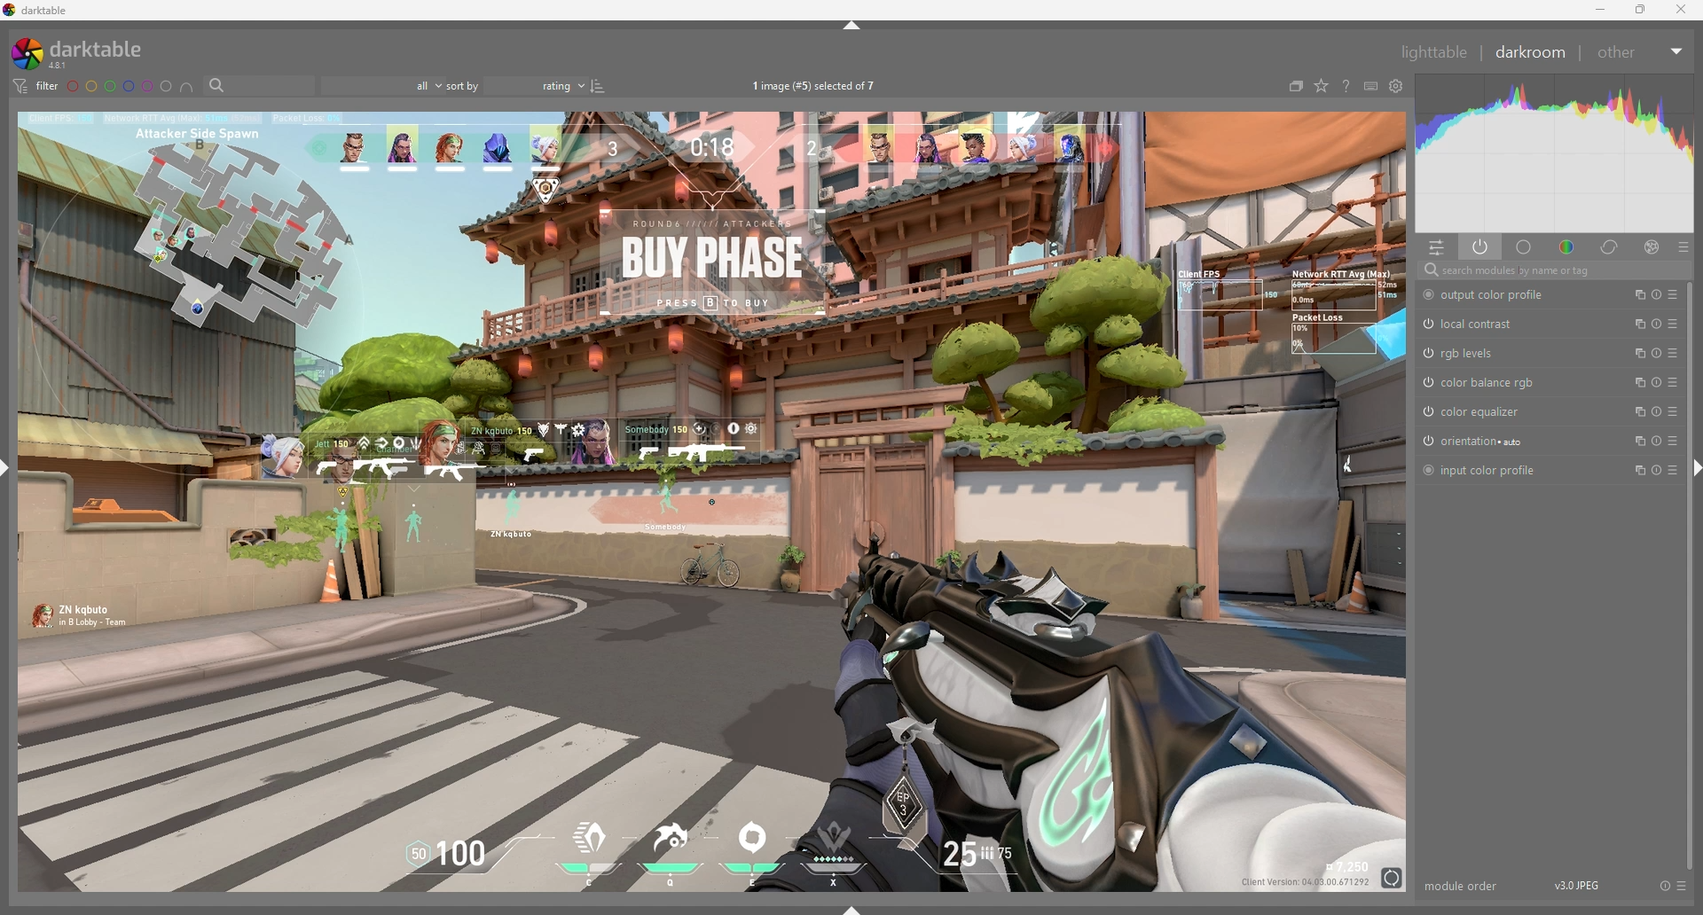 The image size is (1703, 915). Describe the element at coordinates (1656, 294) in the screenshot. I see `reset` at that location.